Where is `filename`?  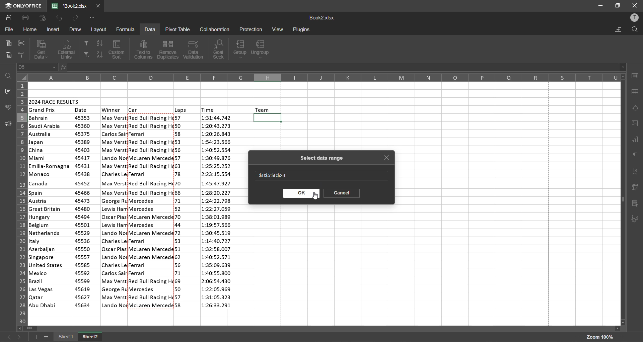 filename is located at coordinates (72, 5).